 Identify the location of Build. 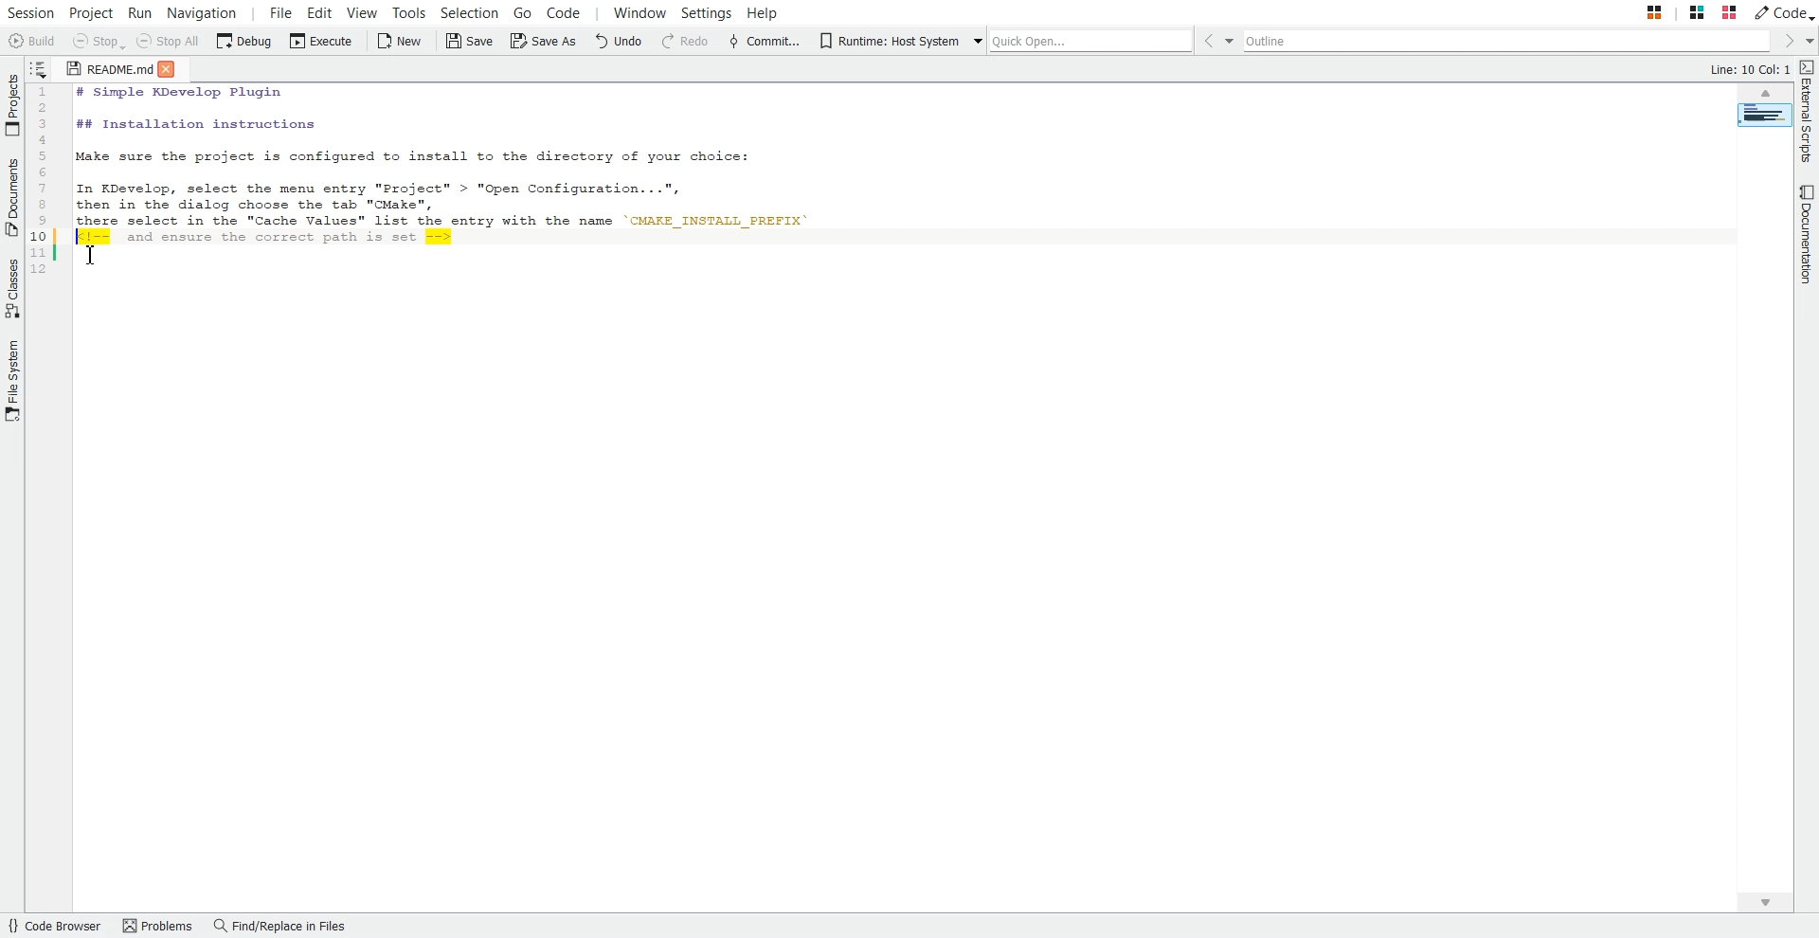
(30, 41).